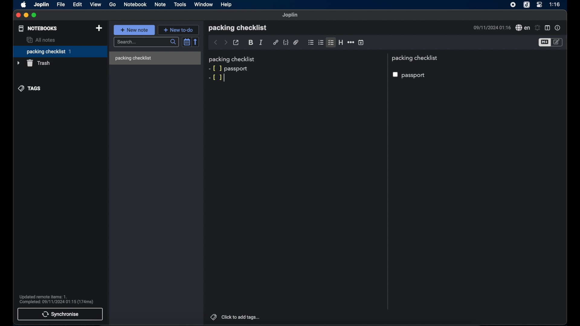  I want to click on toggle editor, so click(544, 43).